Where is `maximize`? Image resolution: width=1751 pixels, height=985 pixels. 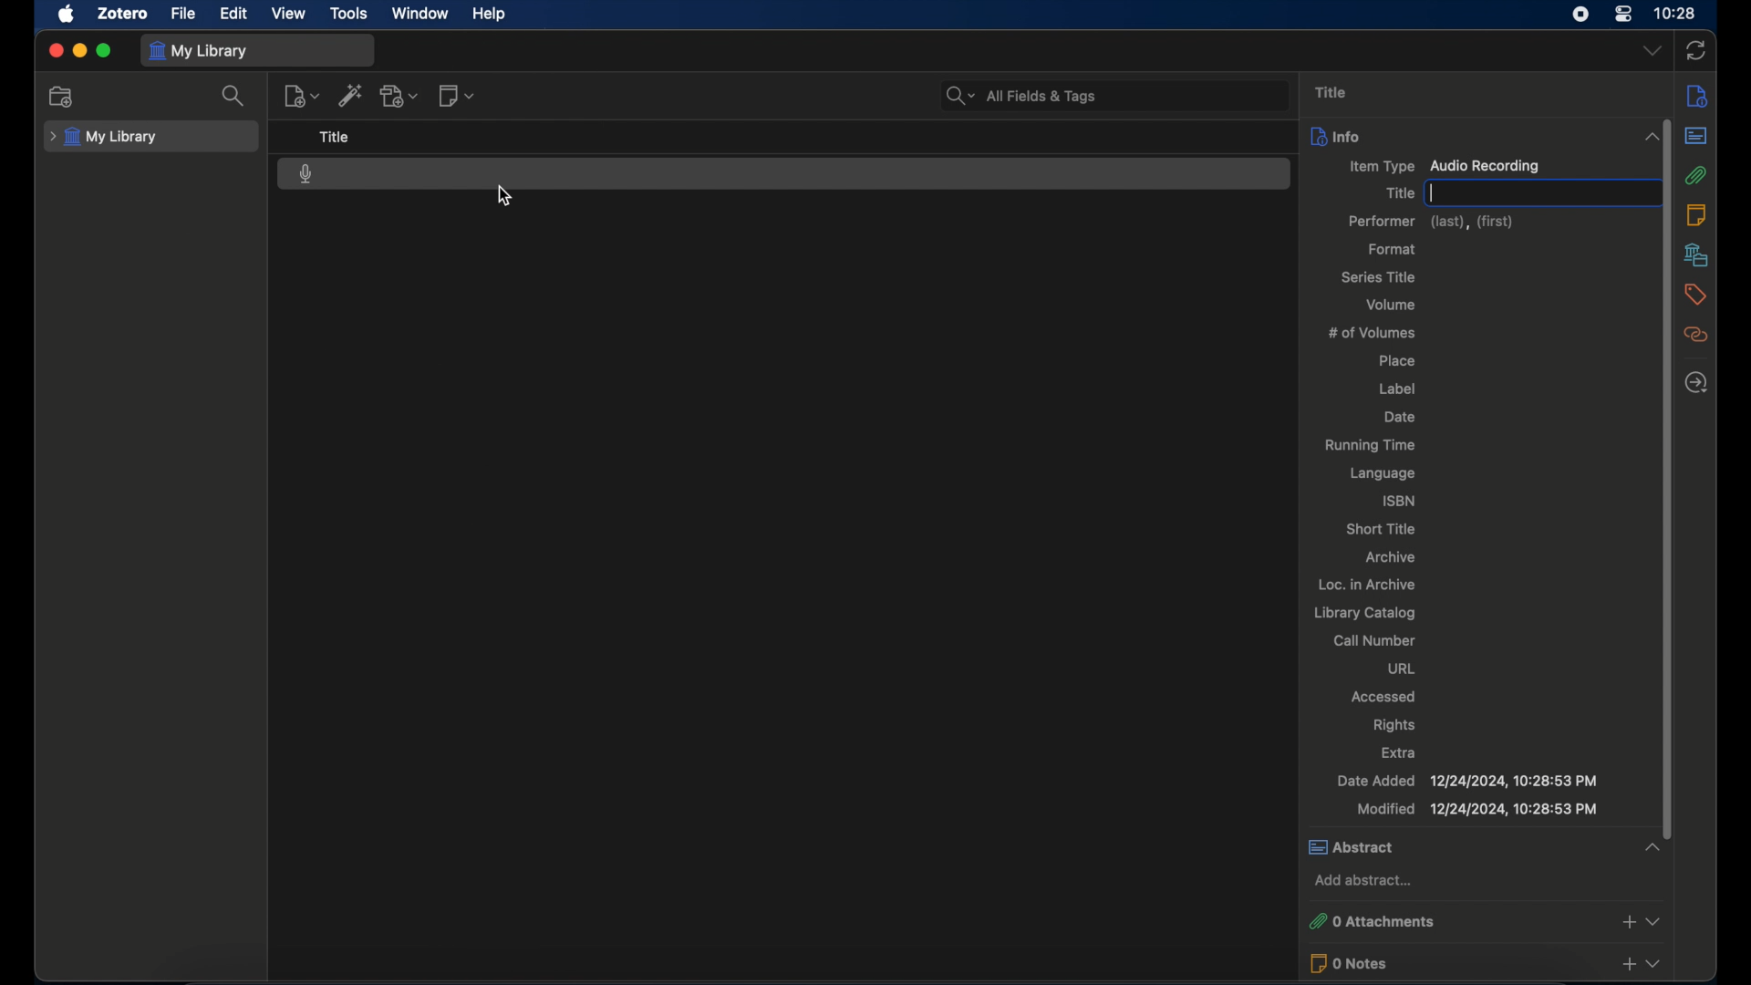
maximize is located at coordinates (104, 51).